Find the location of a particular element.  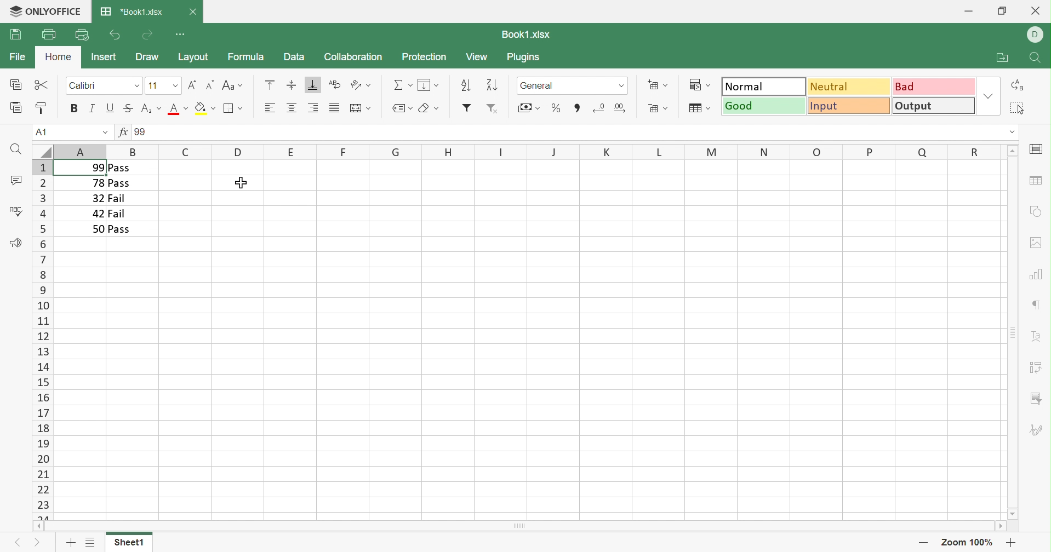

99 is located at coordinates (94, 167).